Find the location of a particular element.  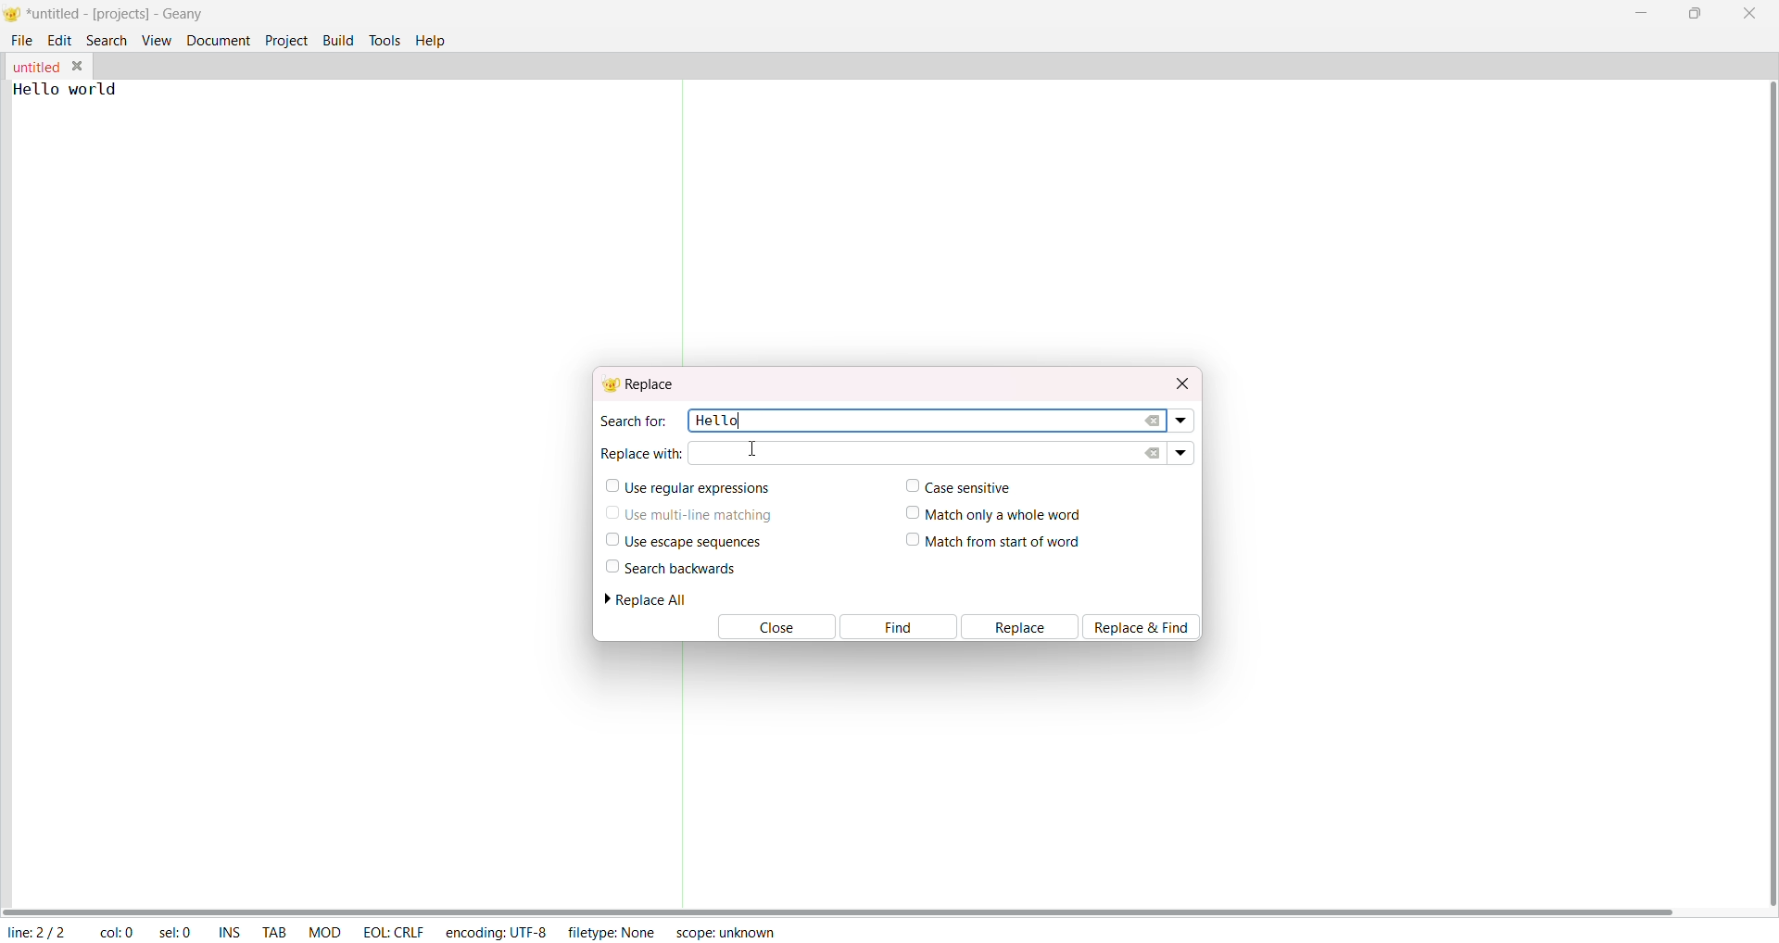

cursor is located at coordinates (754, 453).